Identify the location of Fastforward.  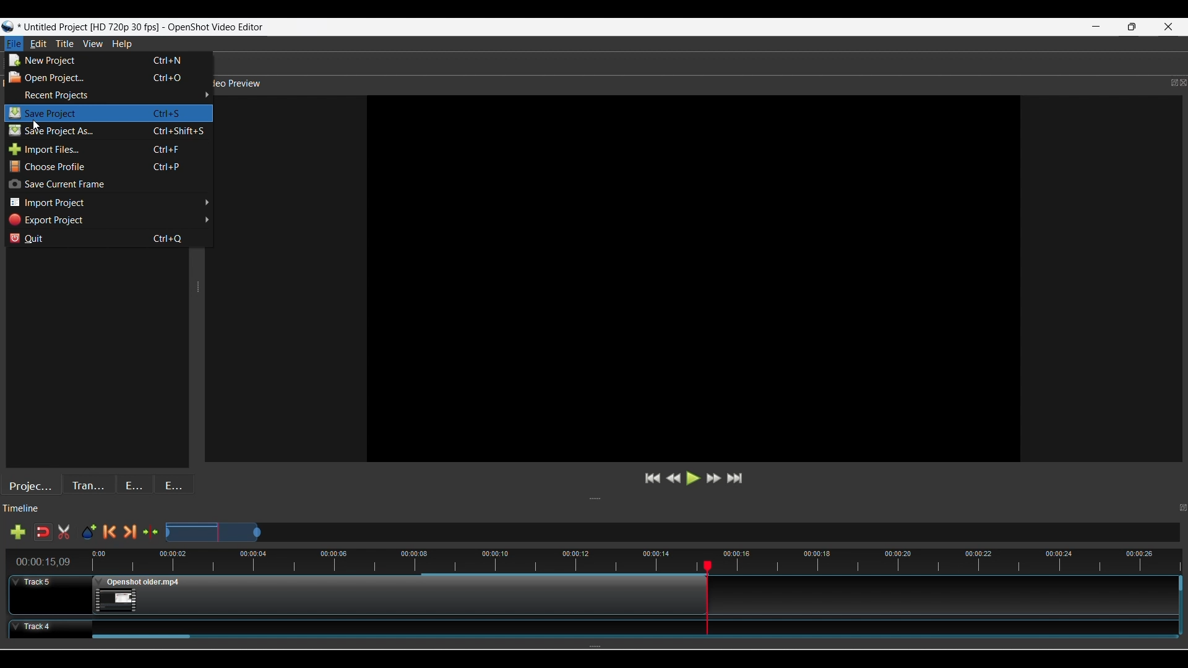
(714, 478).